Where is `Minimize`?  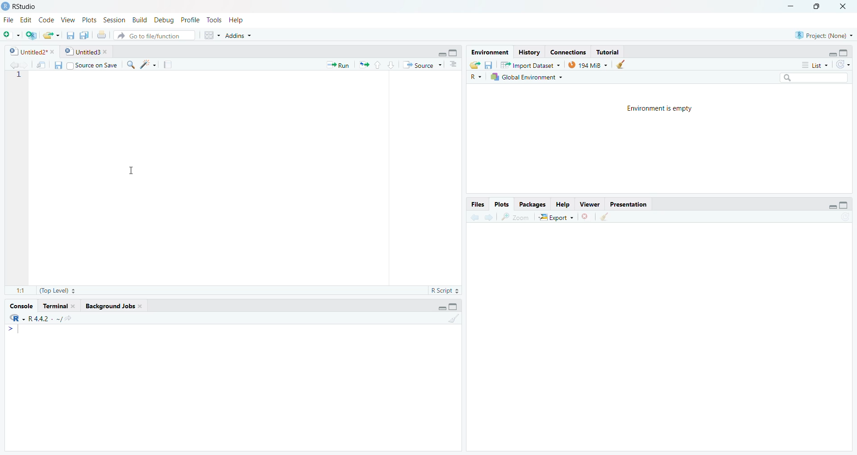
Minimize is located at coordinates (440, 308).